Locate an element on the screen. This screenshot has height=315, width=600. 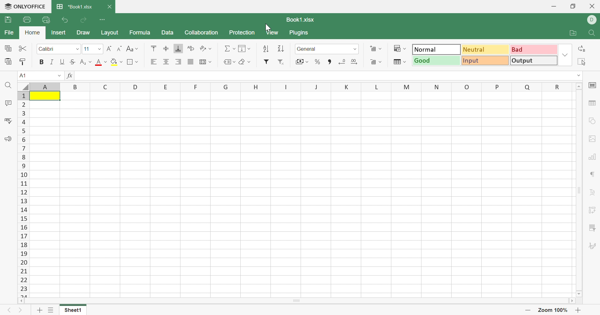
View is located at coordinates (271, 32).